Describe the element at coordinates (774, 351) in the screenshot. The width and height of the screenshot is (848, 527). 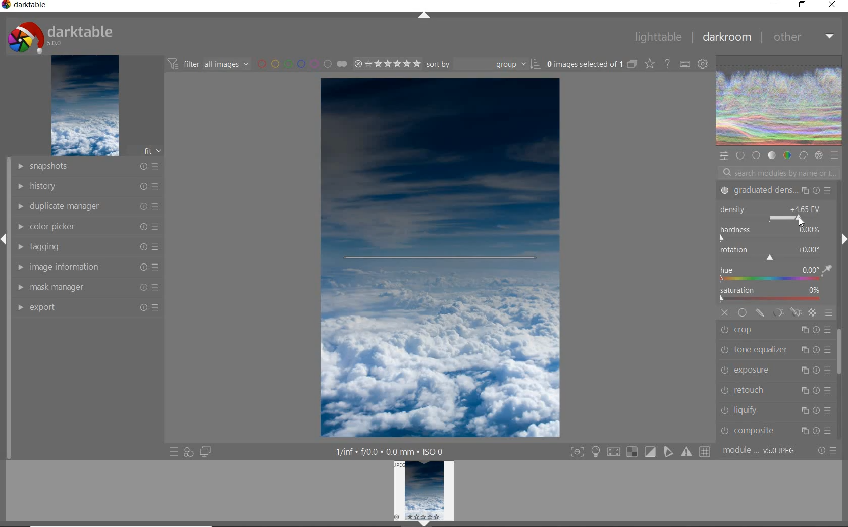
I see `tone equalizer` at that location.